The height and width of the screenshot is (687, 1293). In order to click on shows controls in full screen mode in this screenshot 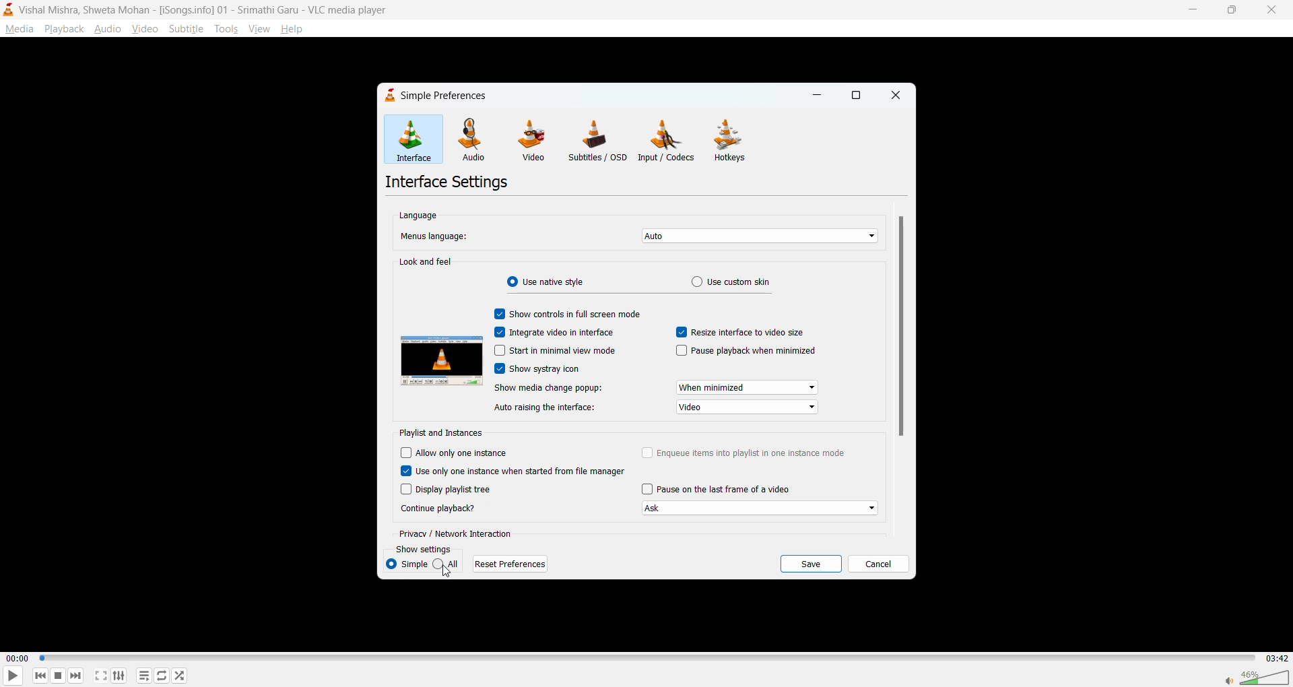, I will do `click(569, 314)`.